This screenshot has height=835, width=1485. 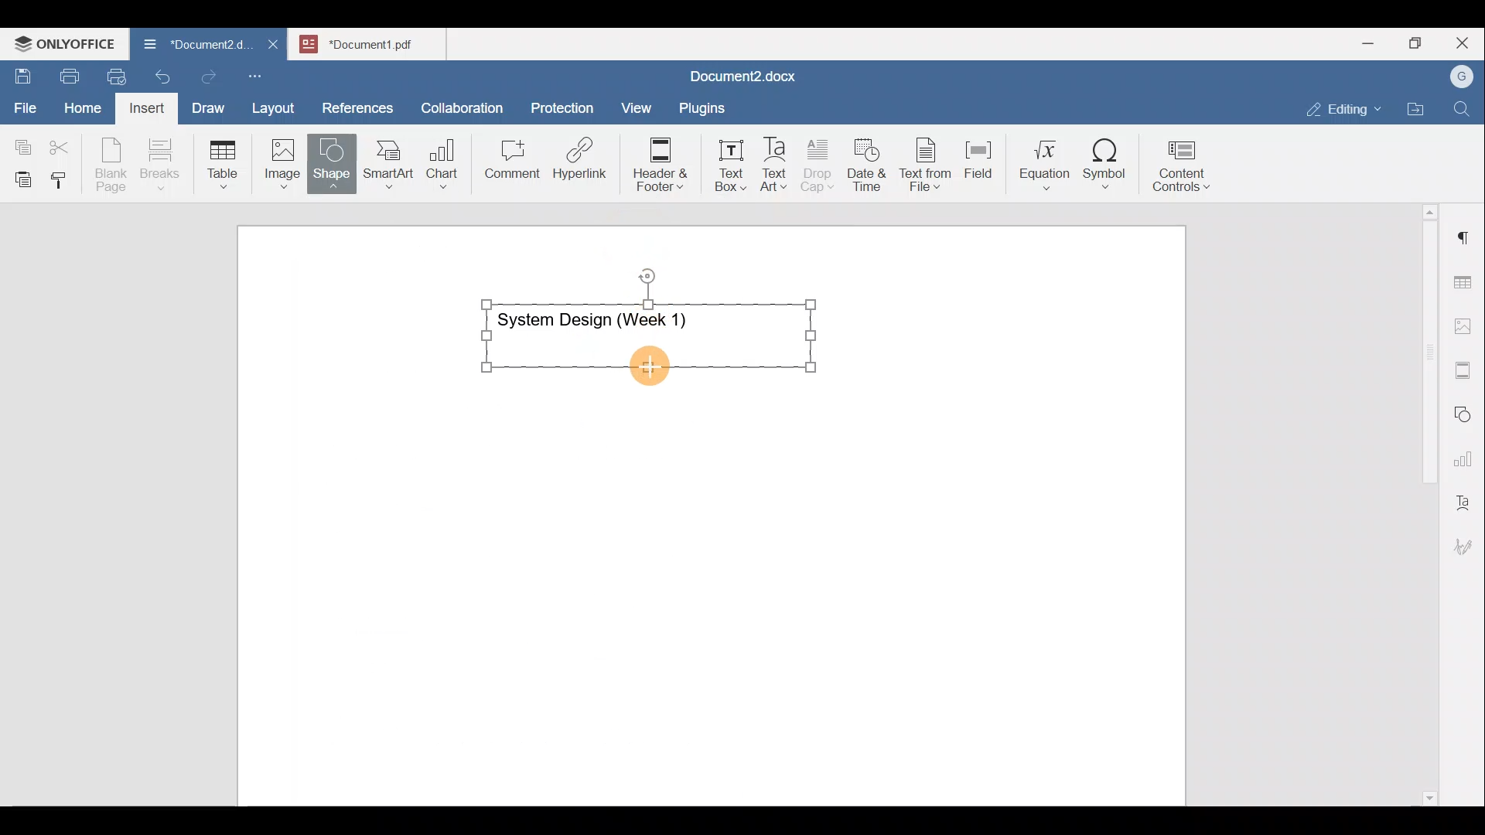 What do you see at coordinates (357, 106) in the screenshot?
I see `References` at bounding box center [357, 106].